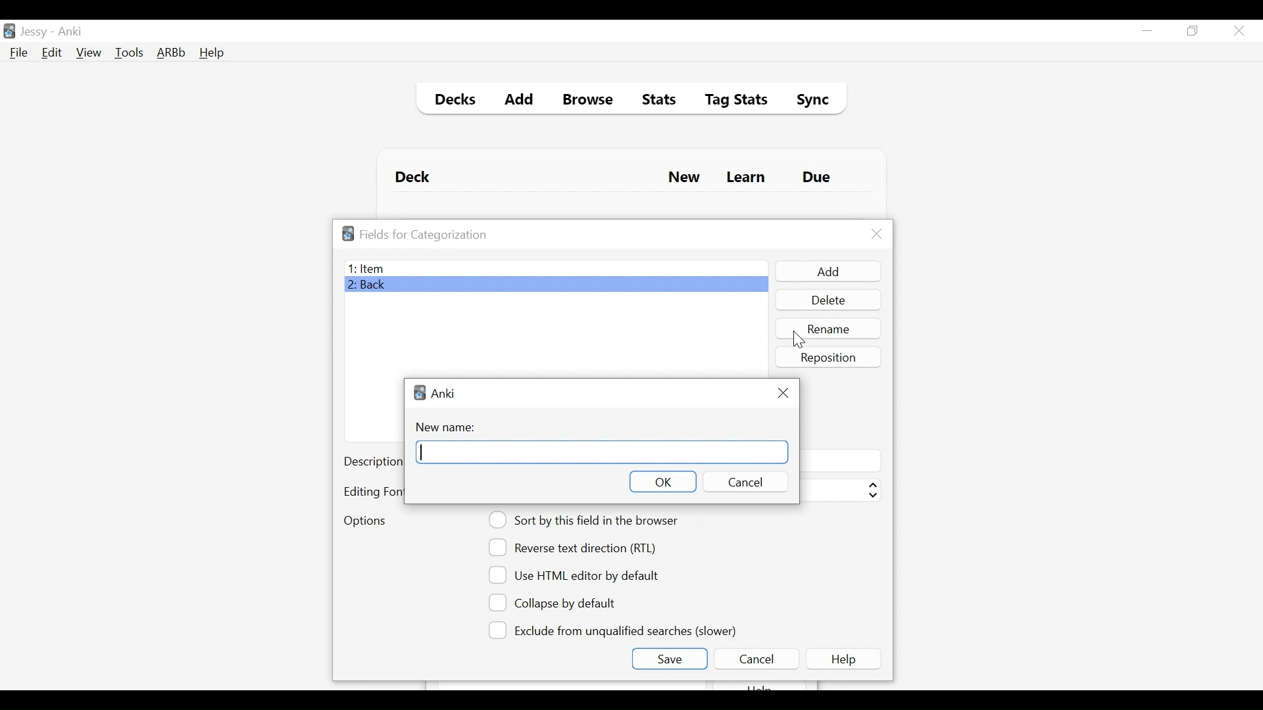  Describe the element at coordinates (555, 268) in the screenshot. I see `Front` at that location.